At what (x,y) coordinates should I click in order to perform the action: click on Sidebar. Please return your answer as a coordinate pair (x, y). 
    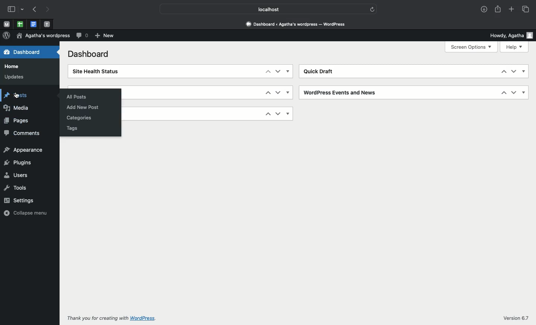
    Looking at the image, I should click on (16, 10).